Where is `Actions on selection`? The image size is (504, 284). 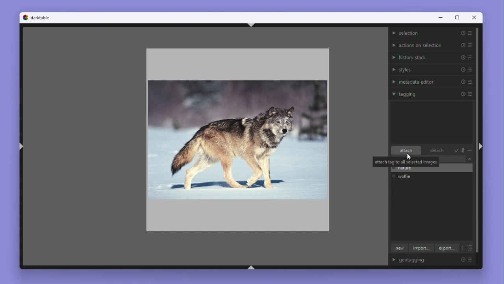 Actions on selection is located at coordinates (432, 44).